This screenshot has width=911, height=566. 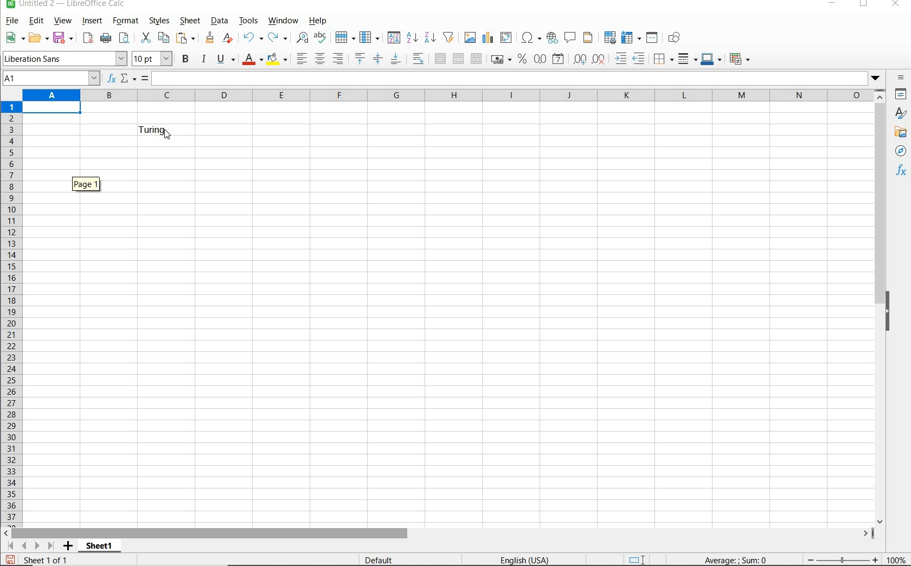 I want to click on SORT ASCENDING, so click(x=412, y=38).